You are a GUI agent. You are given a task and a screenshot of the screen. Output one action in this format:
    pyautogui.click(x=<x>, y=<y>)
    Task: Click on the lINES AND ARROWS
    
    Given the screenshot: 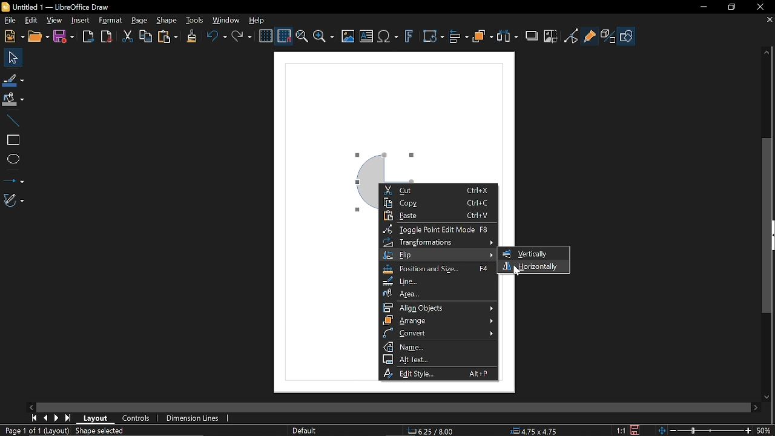 What is the action you would take?
    pyautogui.click(x=13, y=178)
    